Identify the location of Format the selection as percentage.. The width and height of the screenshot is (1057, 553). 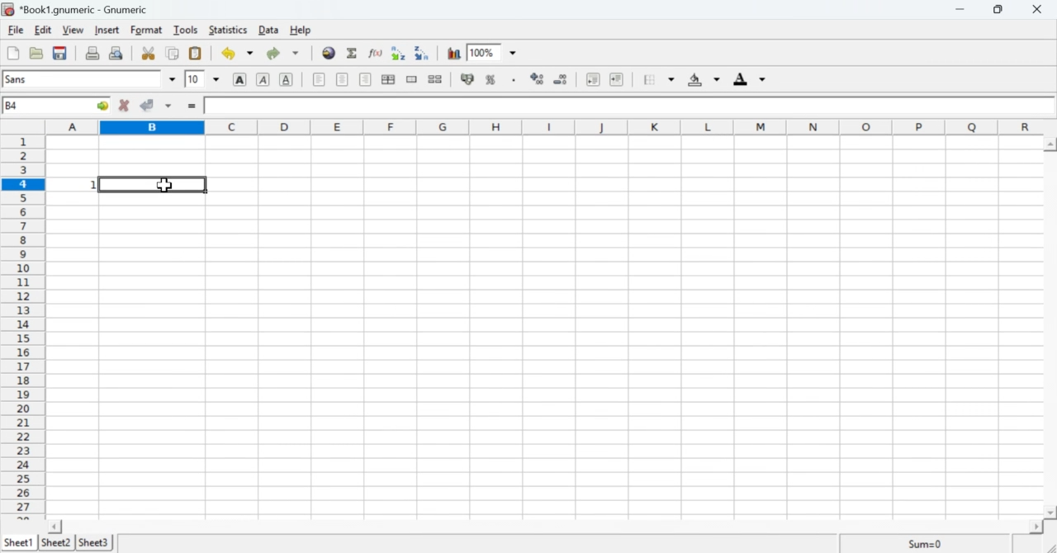
(493, 80).